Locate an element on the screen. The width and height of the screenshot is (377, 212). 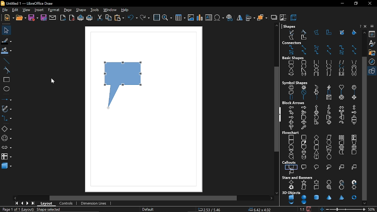
curved connector with arrows is located at coordinates (342, 53).